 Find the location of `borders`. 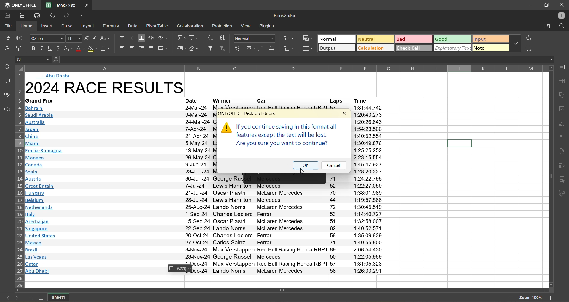

borders is located at coordinates (107, 48).